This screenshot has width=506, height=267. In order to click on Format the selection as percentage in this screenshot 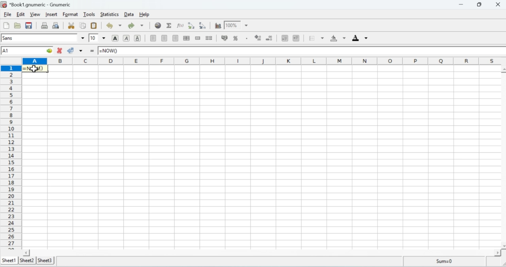, I will do `click(241, 38)`.